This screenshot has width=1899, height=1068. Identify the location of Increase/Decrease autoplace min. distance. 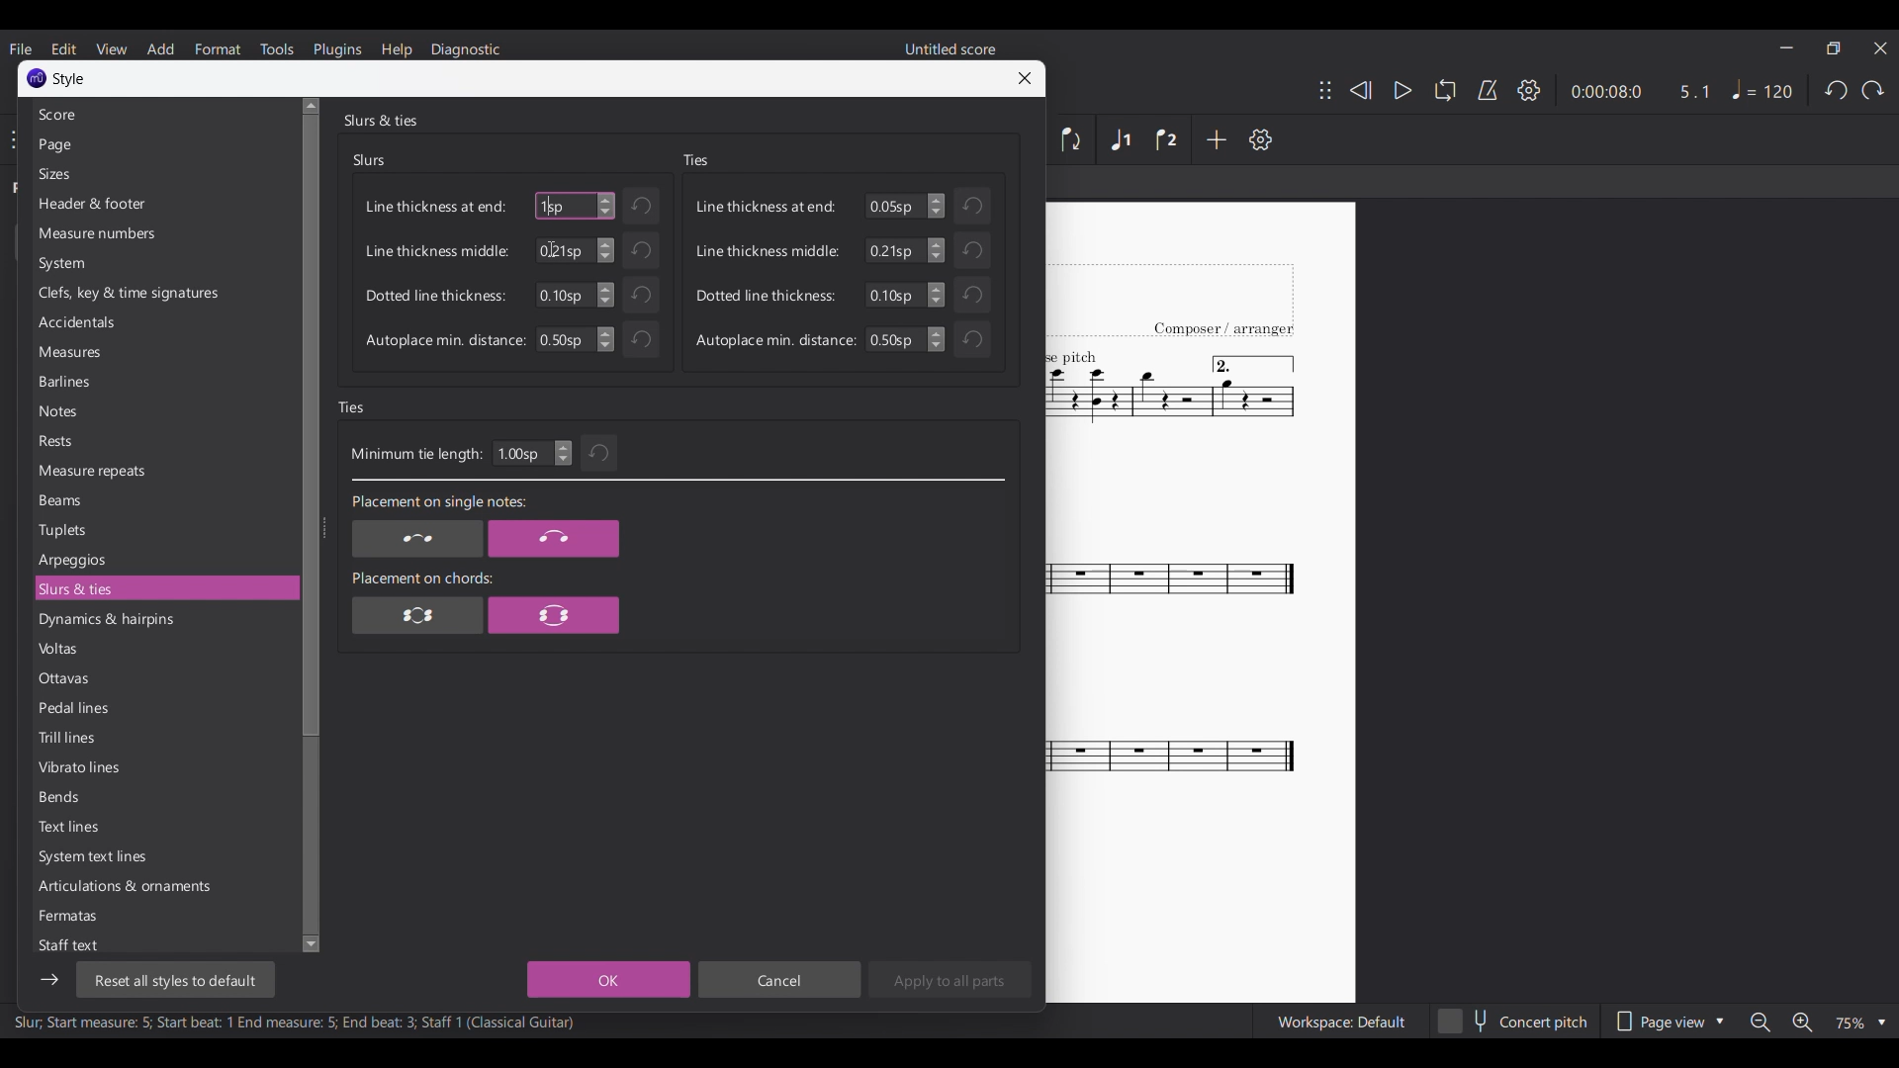
(605, 339).